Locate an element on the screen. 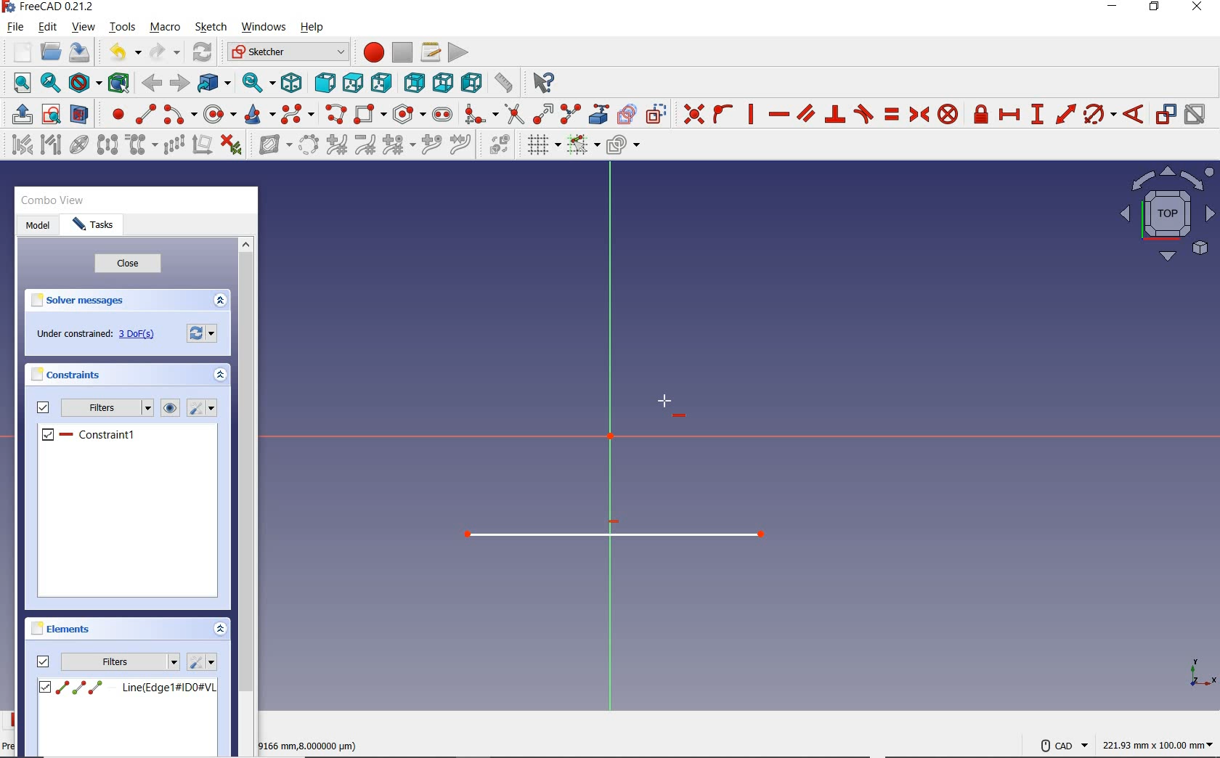 This screenshot has height=758, width=1220. DELETE ALL CONSTRAINTS is located at coordinates (232, 144).